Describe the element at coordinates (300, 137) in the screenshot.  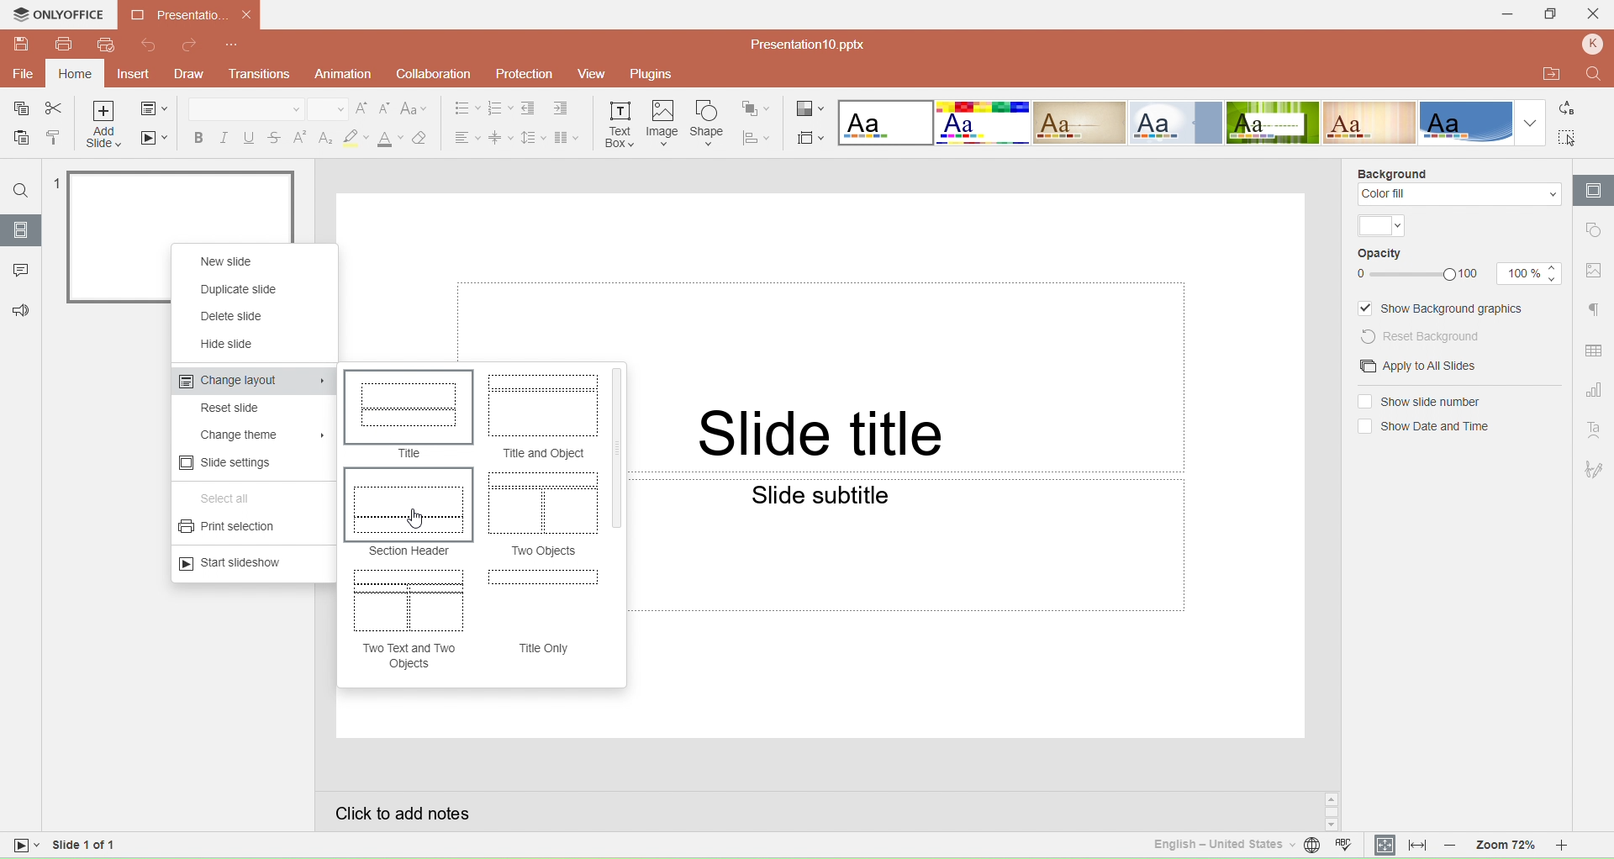
I see `Superscript` at that location.